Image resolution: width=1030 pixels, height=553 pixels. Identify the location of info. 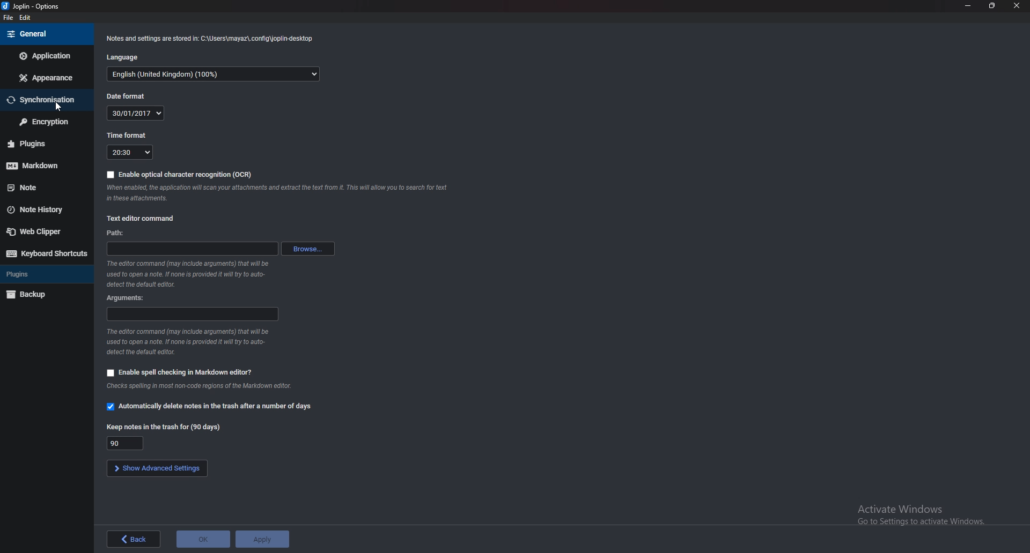
(187, 273).